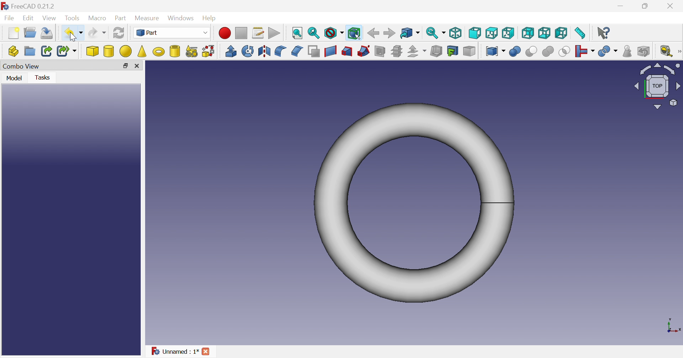  Describe the element at coordinates (604, 33) in the screenshot. I see `What's this?` at that location.